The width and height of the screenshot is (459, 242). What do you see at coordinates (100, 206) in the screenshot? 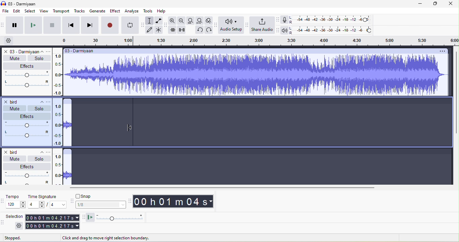
I see `1/8` at bounding box center [100, 206].